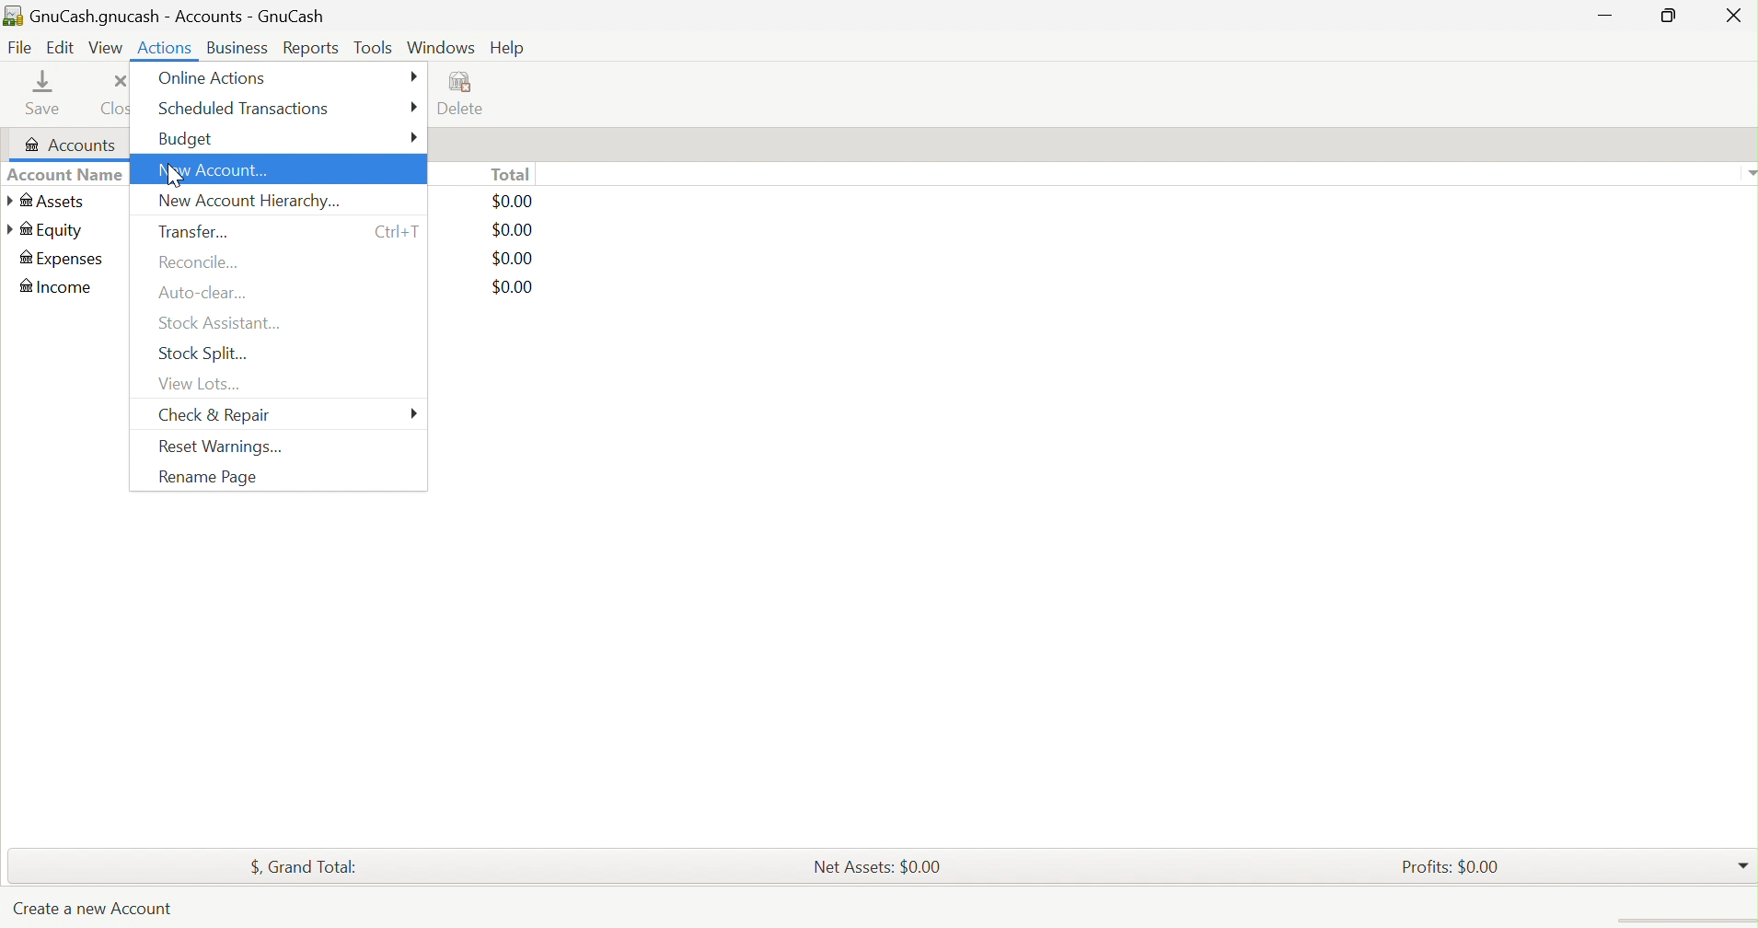 The height and width of the screenshot is (928, 1758). I want to click on Edit, so click(58, 46).